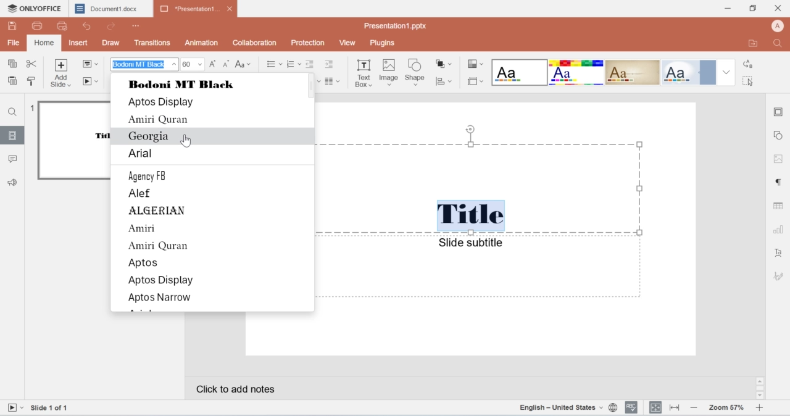  What do you see at coordinates (143, 230) in the screenshot?
I see `Amin` at bounding box center [143, 230].